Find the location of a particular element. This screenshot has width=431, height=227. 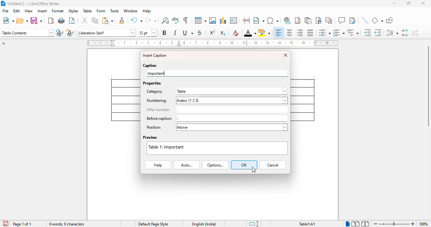

help is located at coordinates (158, 165).